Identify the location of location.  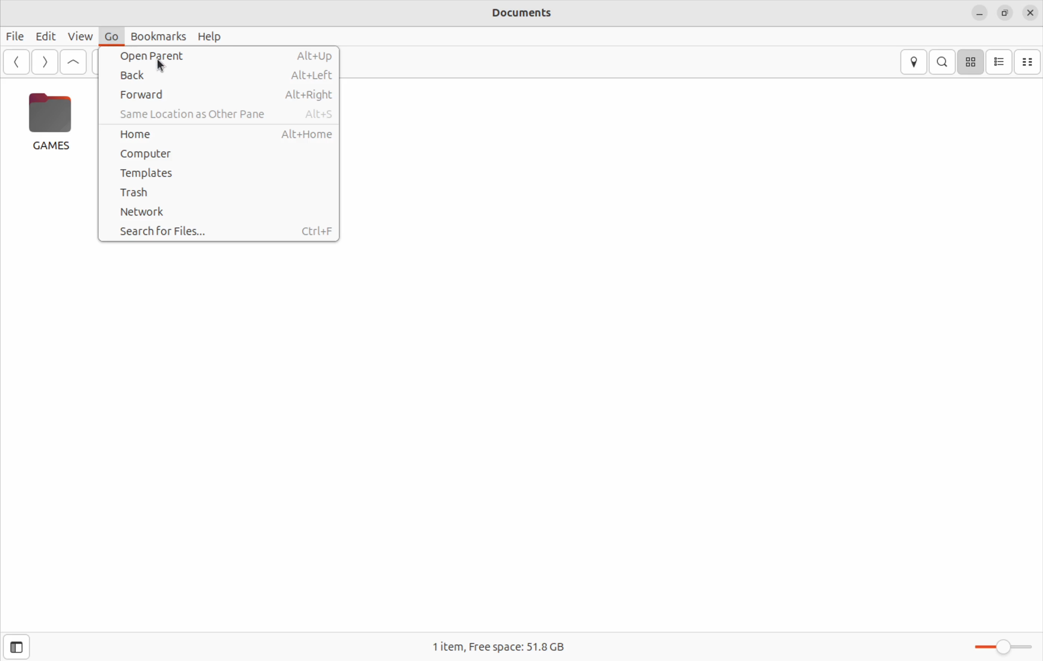
(914, 62).